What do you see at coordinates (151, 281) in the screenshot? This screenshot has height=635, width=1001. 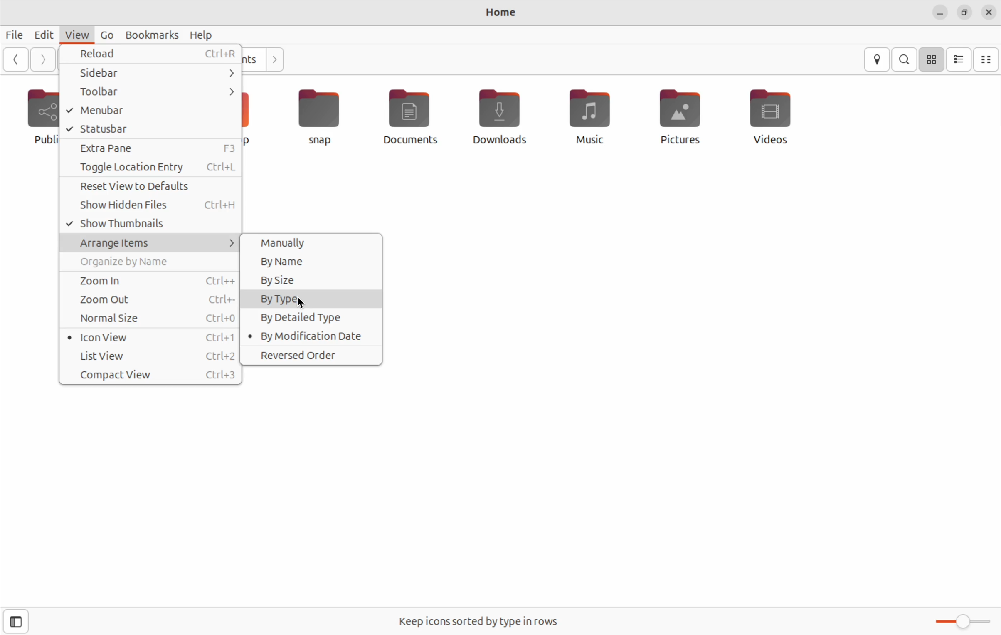 I see `zoom in` at bounding box center [151, 281].